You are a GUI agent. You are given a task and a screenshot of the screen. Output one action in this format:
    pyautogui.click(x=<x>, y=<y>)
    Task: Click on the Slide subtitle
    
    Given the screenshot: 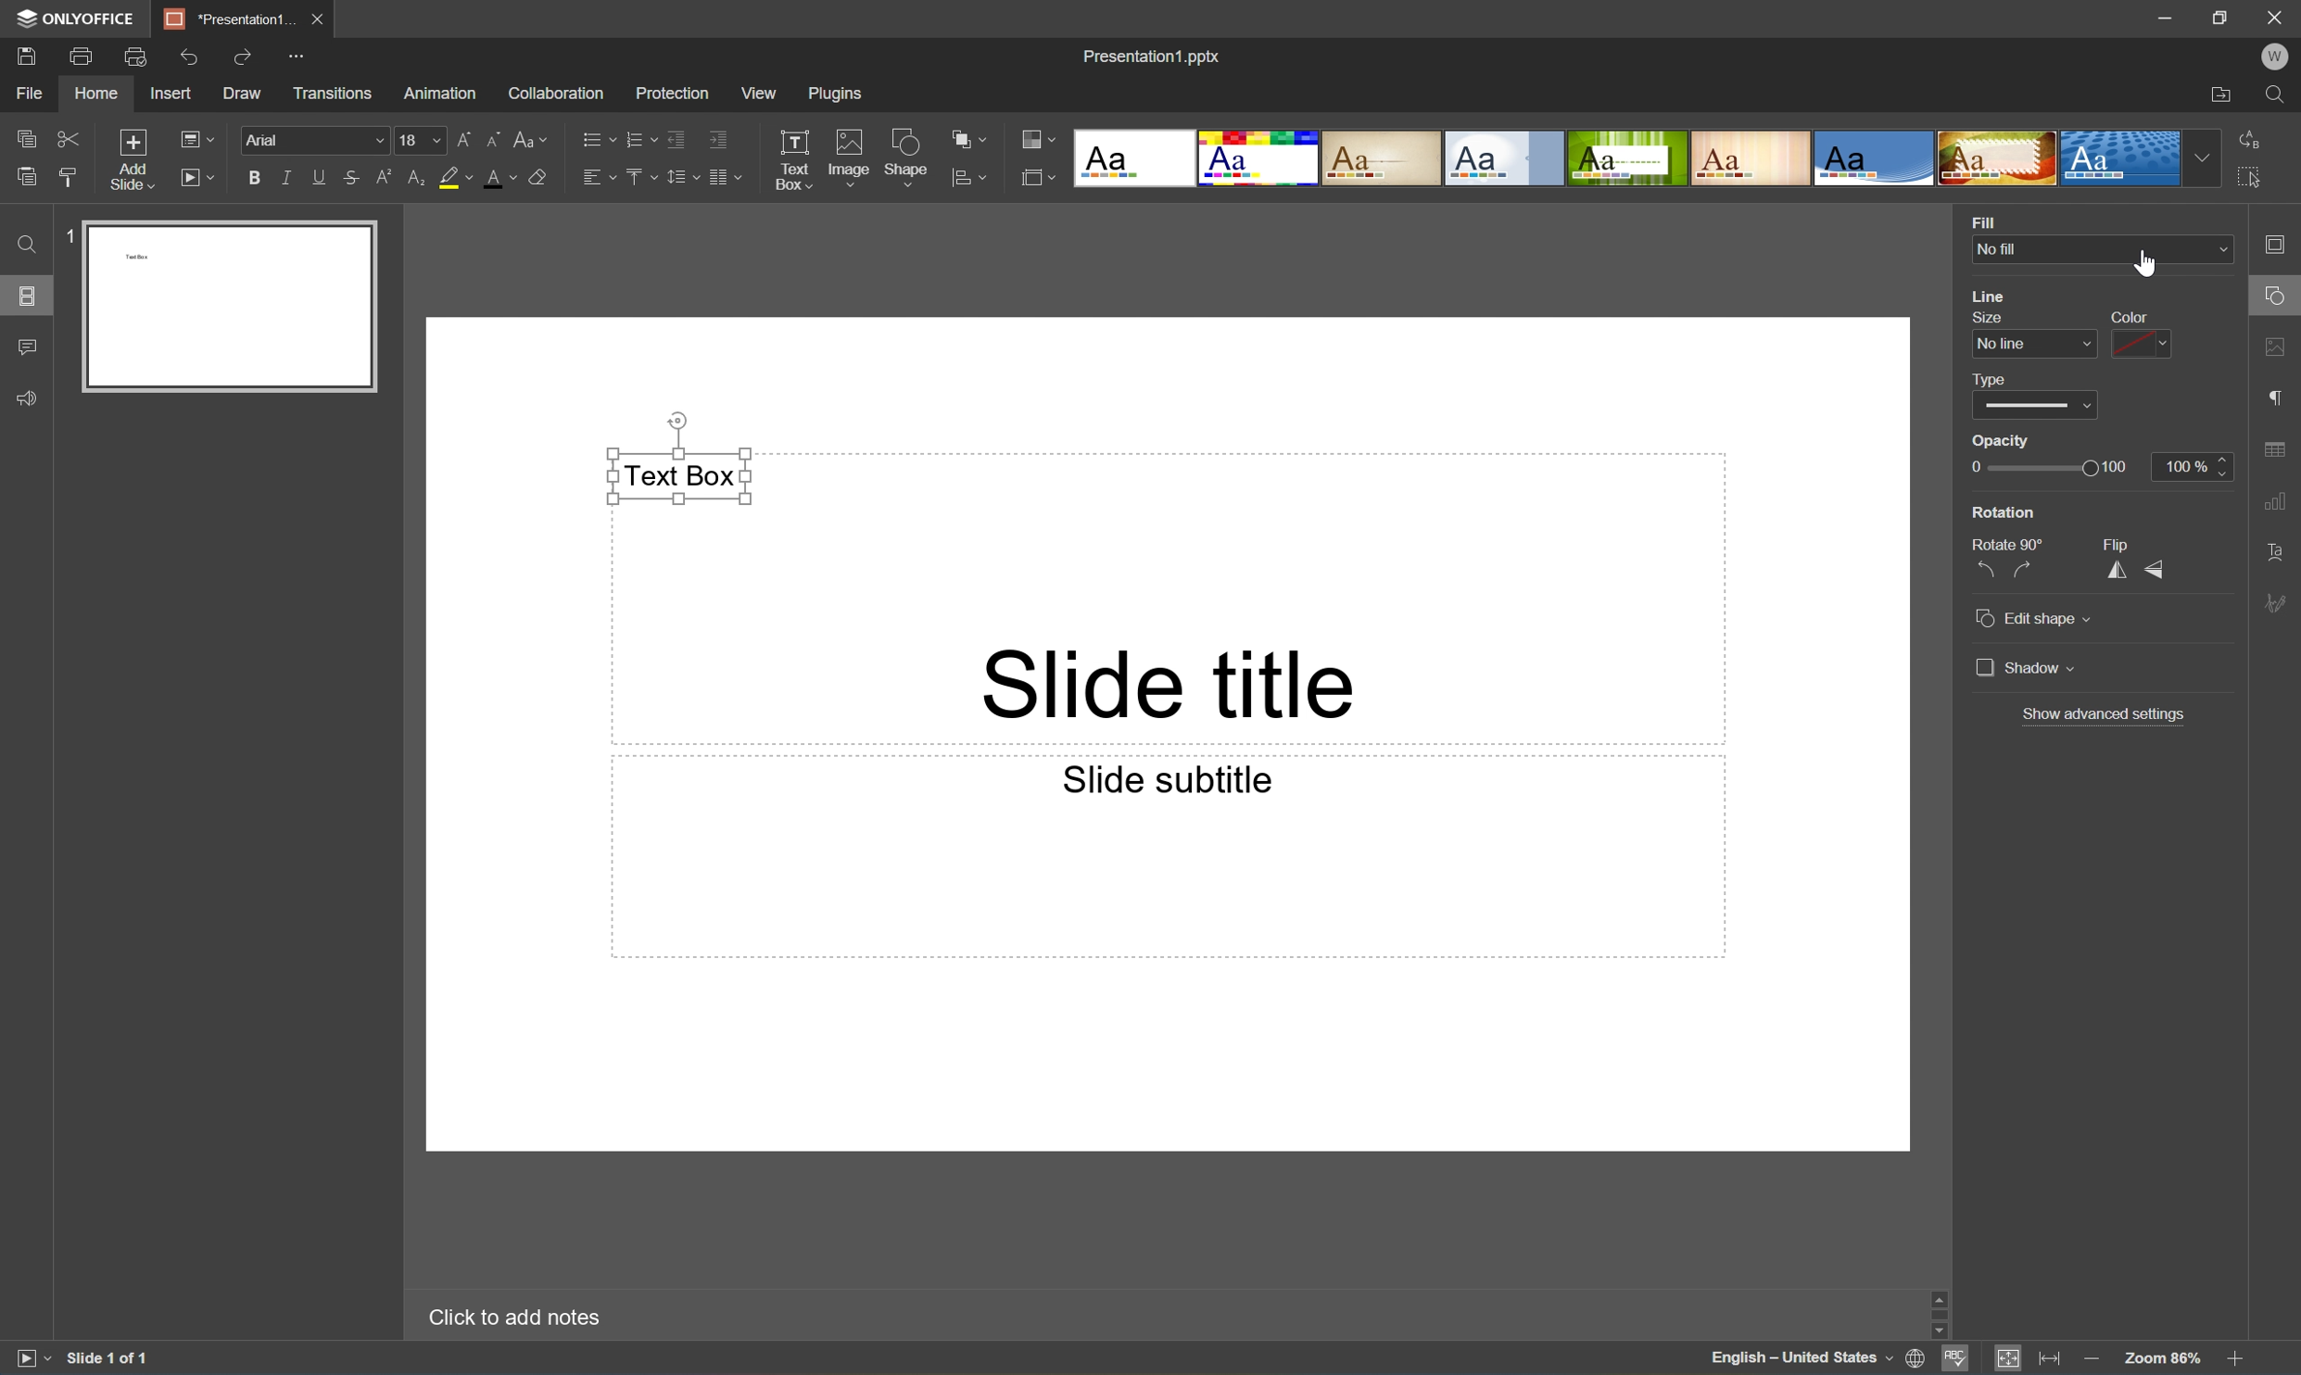 What is the action you would take?
    pyautogui.click(x=1175, y=783)
    